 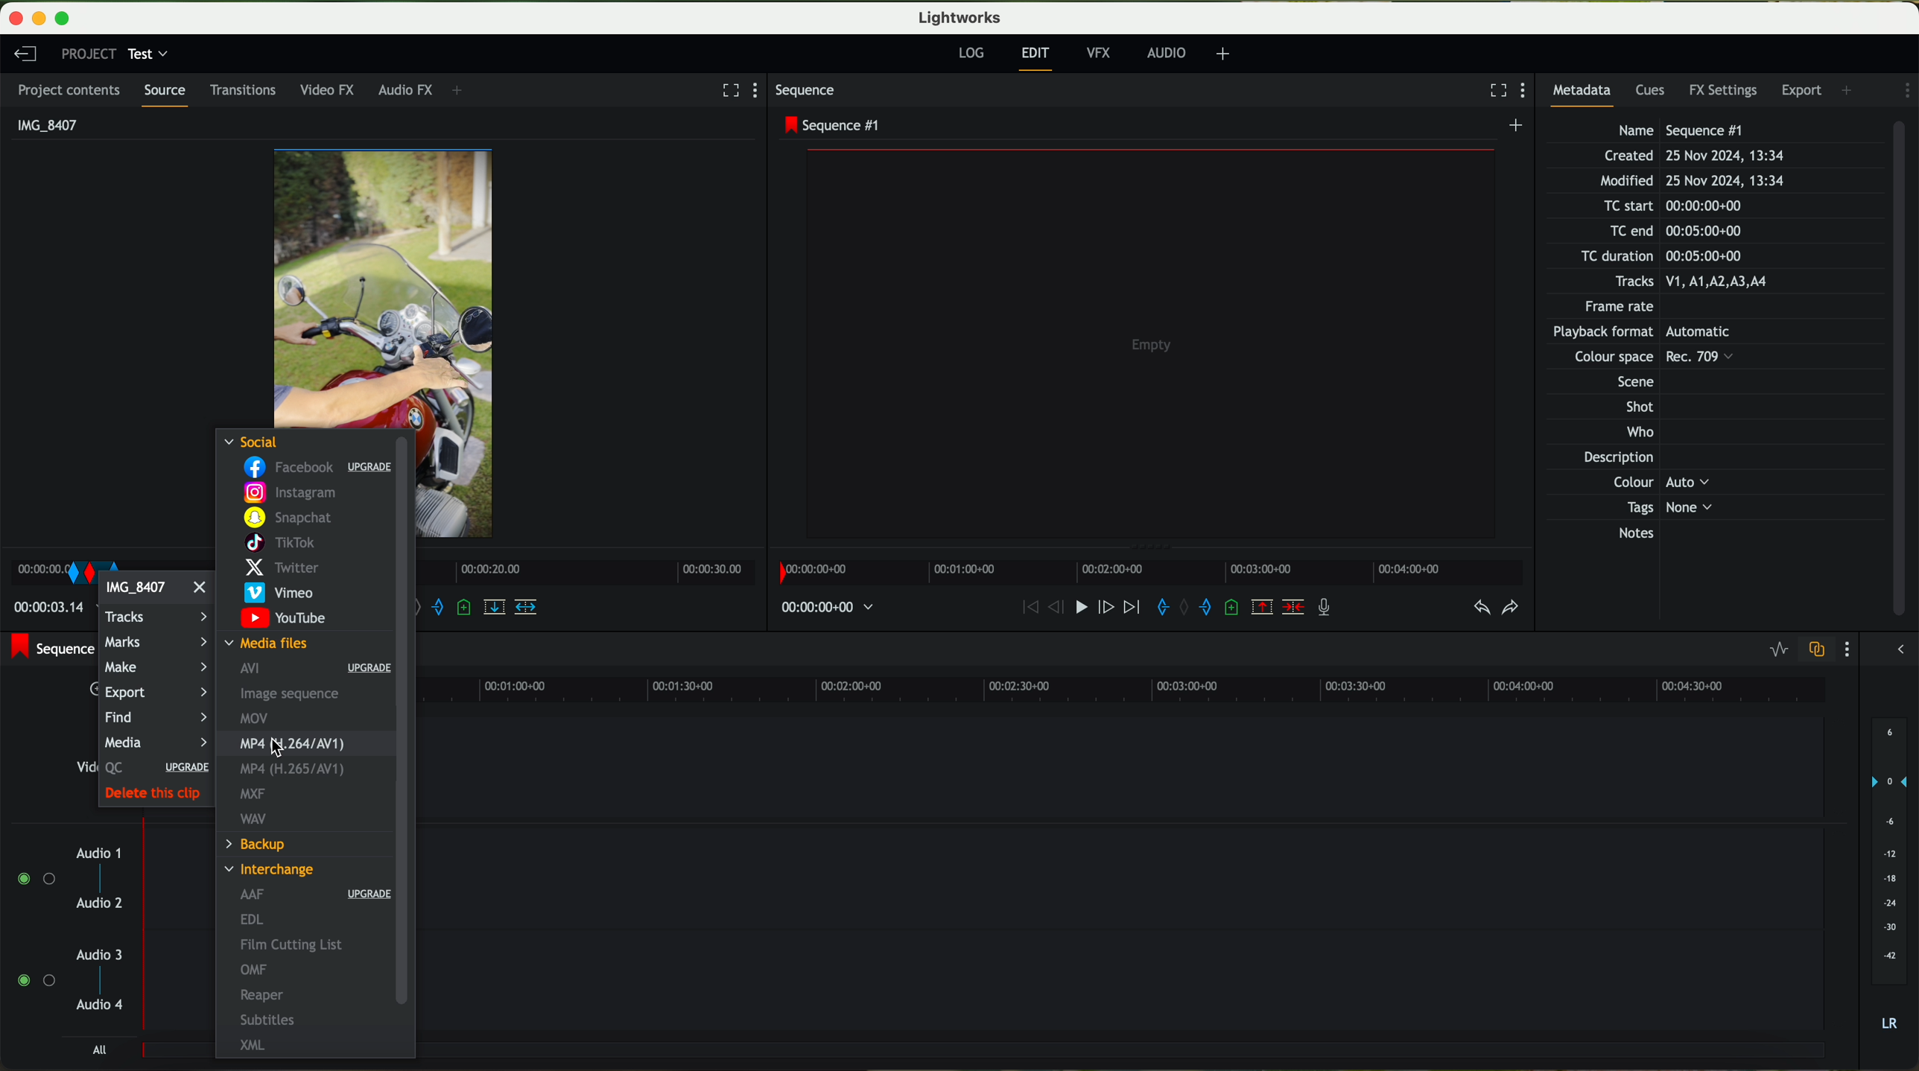 What do you see at coordinates (101, 905) in the screenshot?
I see `audio 2` at bounding box center [101, 905].